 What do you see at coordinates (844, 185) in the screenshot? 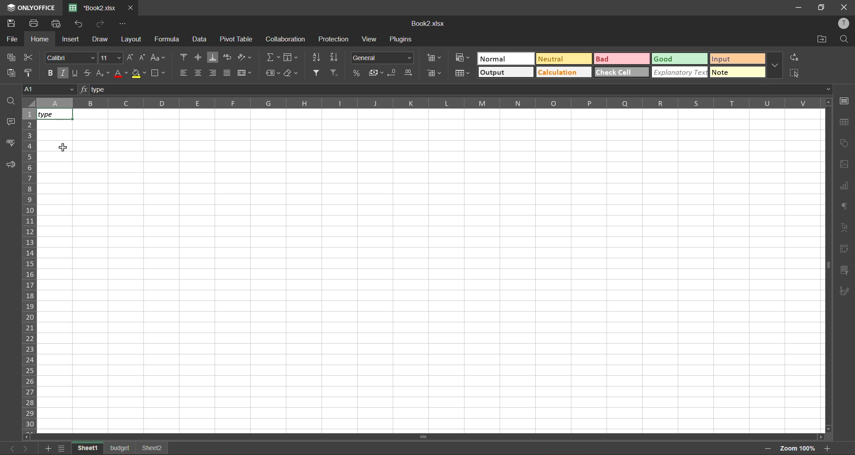
I see `charts` at bounding box center [844, 185].